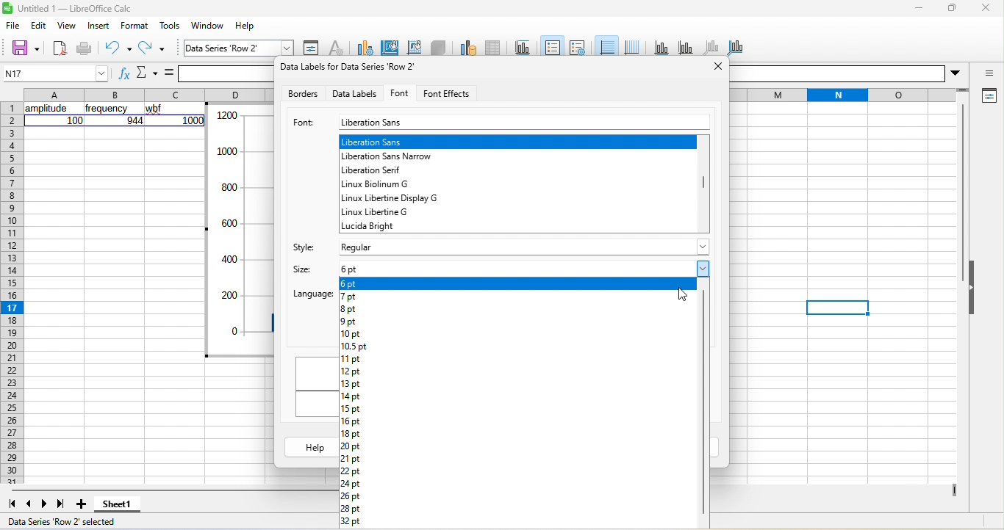 The image size is (1004, 530). What do you see at coordinates (917, 7) in the screenshot?
I see `minimize` at bounding box center [917, 7].